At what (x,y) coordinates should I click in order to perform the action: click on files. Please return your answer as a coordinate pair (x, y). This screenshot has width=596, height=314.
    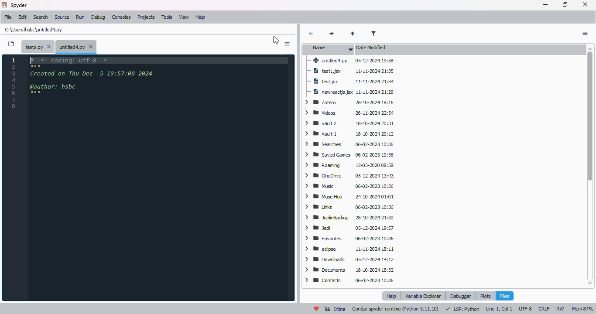
    Looking at the image, I should click on (504, 296).